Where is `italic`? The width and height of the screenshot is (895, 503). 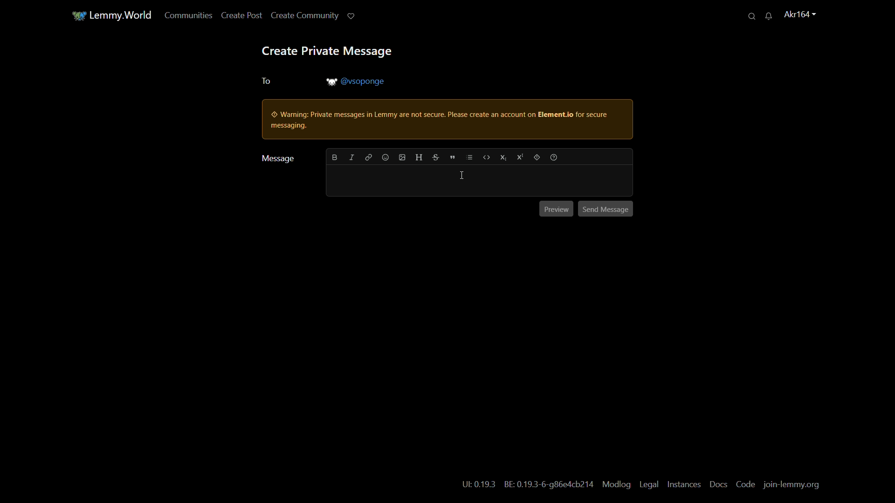
italic is located at coordinates (351, 158).